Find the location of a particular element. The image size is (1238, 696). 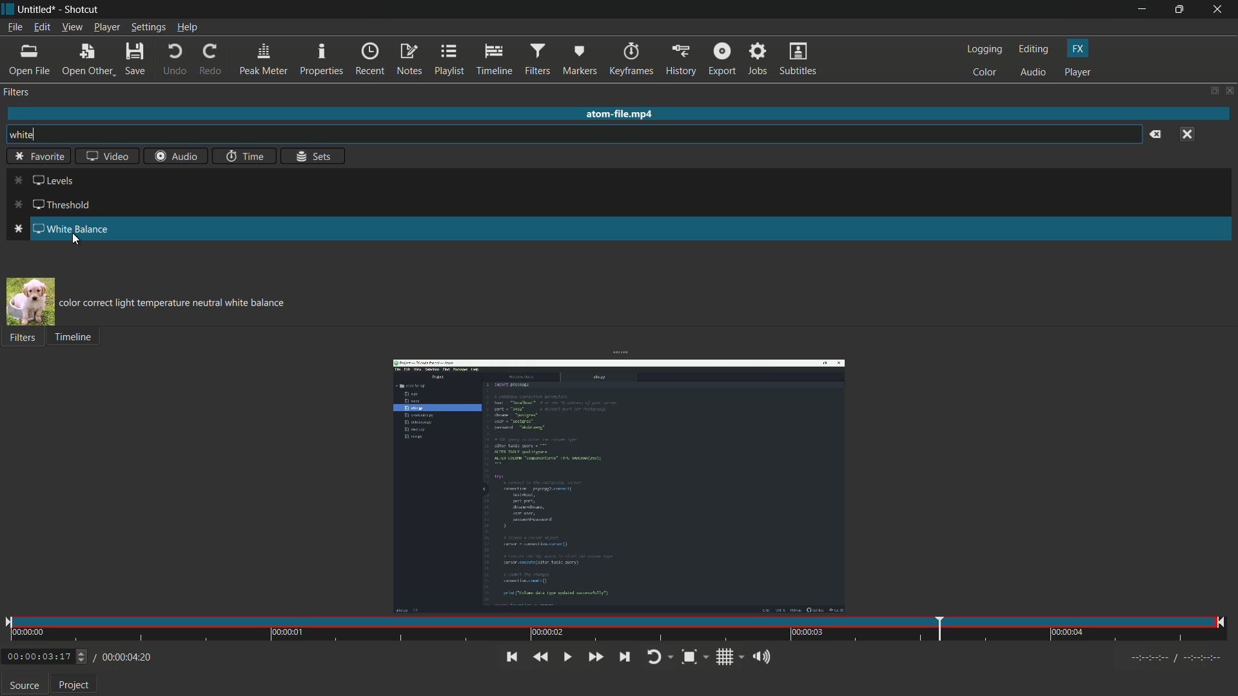

audio is located at coordinates (1032, 73).